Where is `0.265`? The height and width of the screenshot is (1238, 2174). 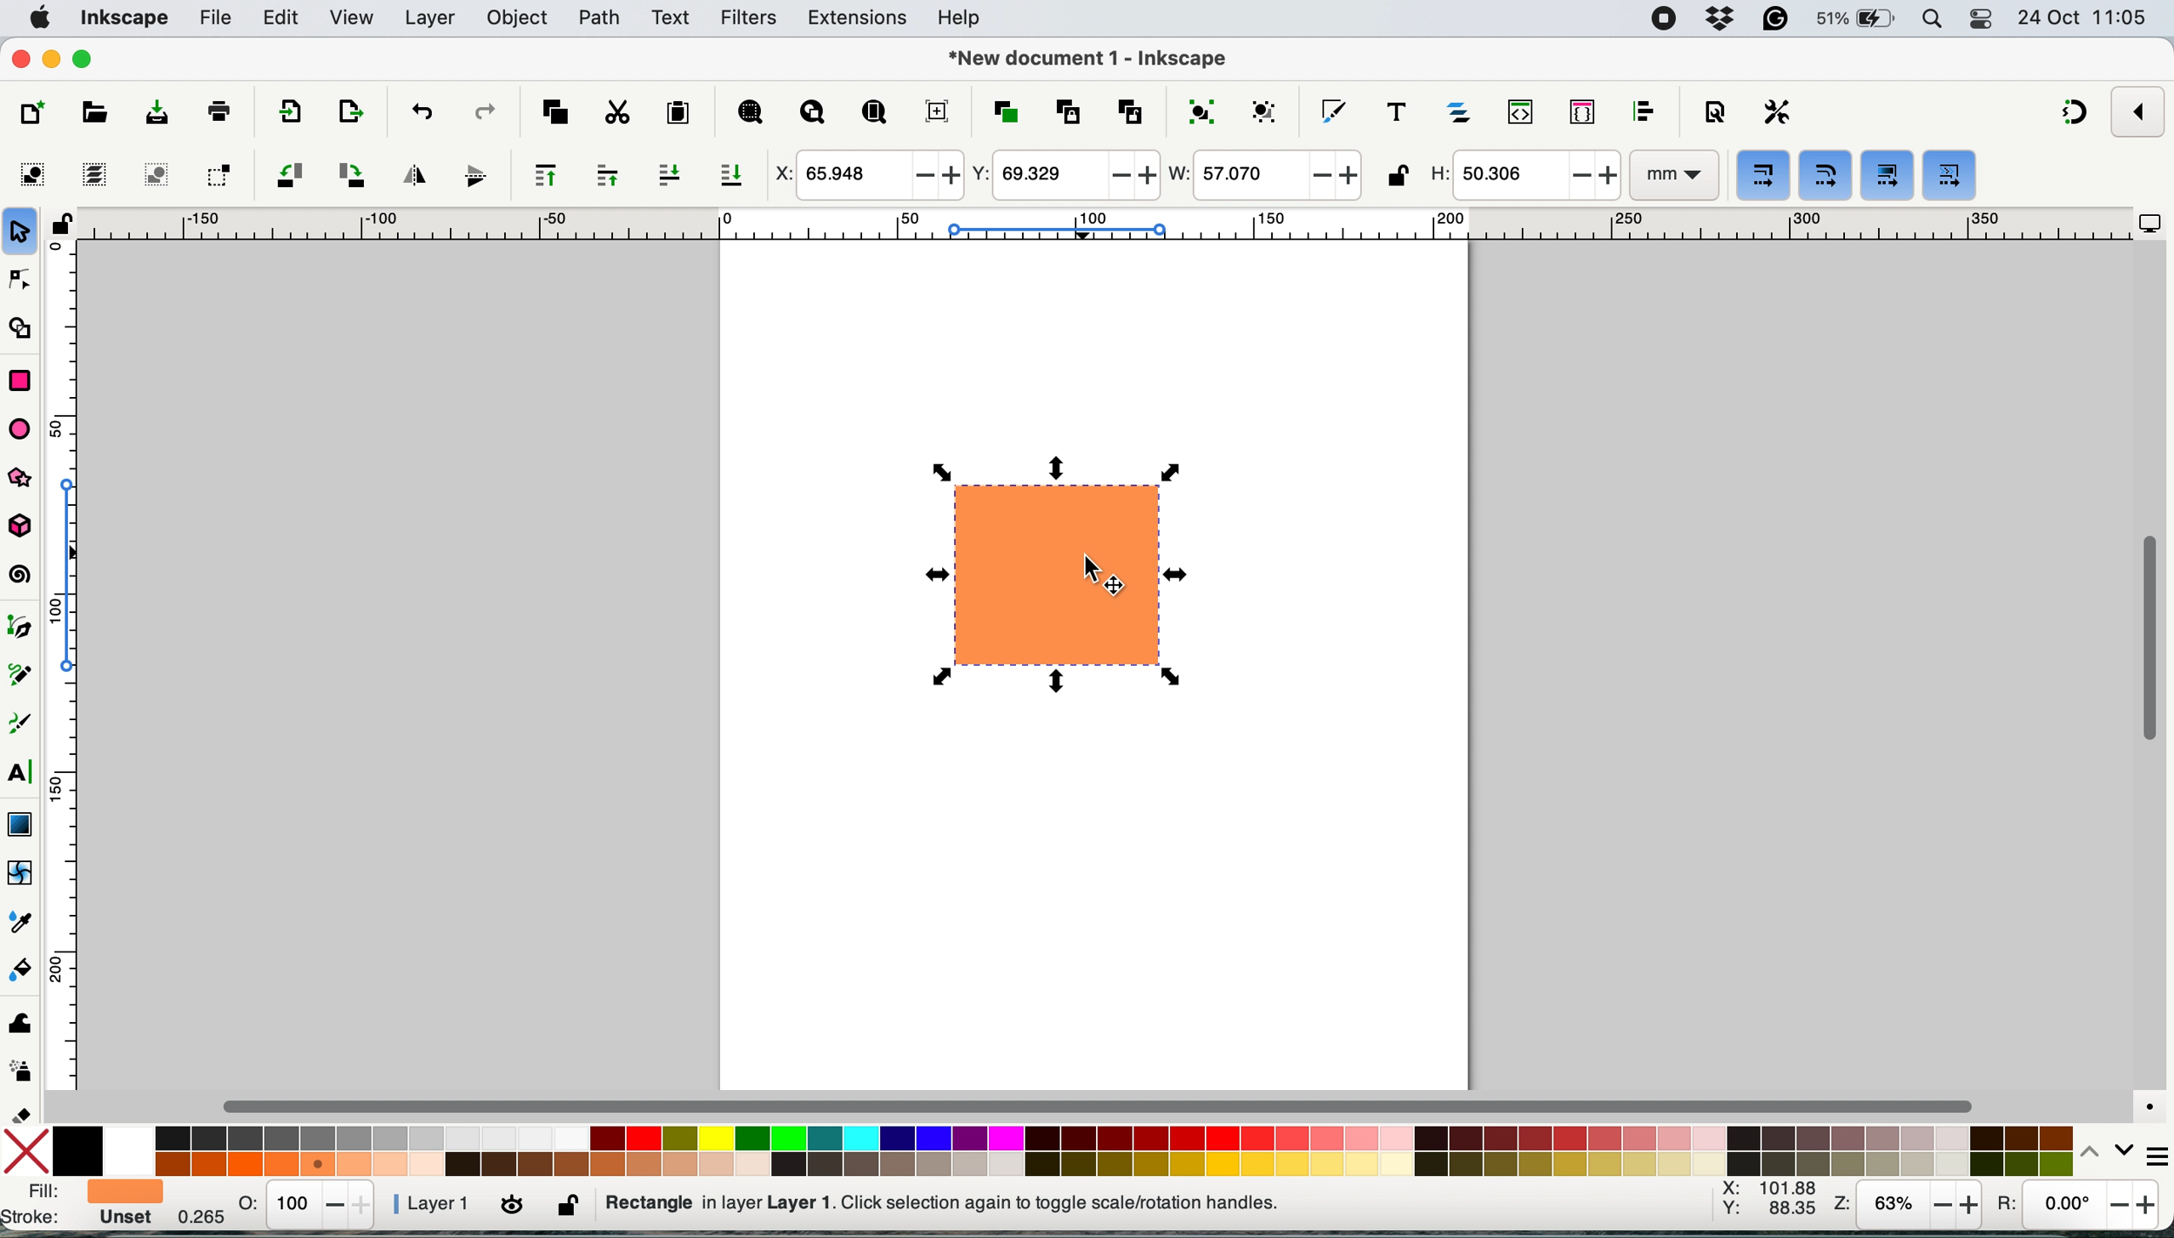 0.265 is located at coordinates (190, 1220).